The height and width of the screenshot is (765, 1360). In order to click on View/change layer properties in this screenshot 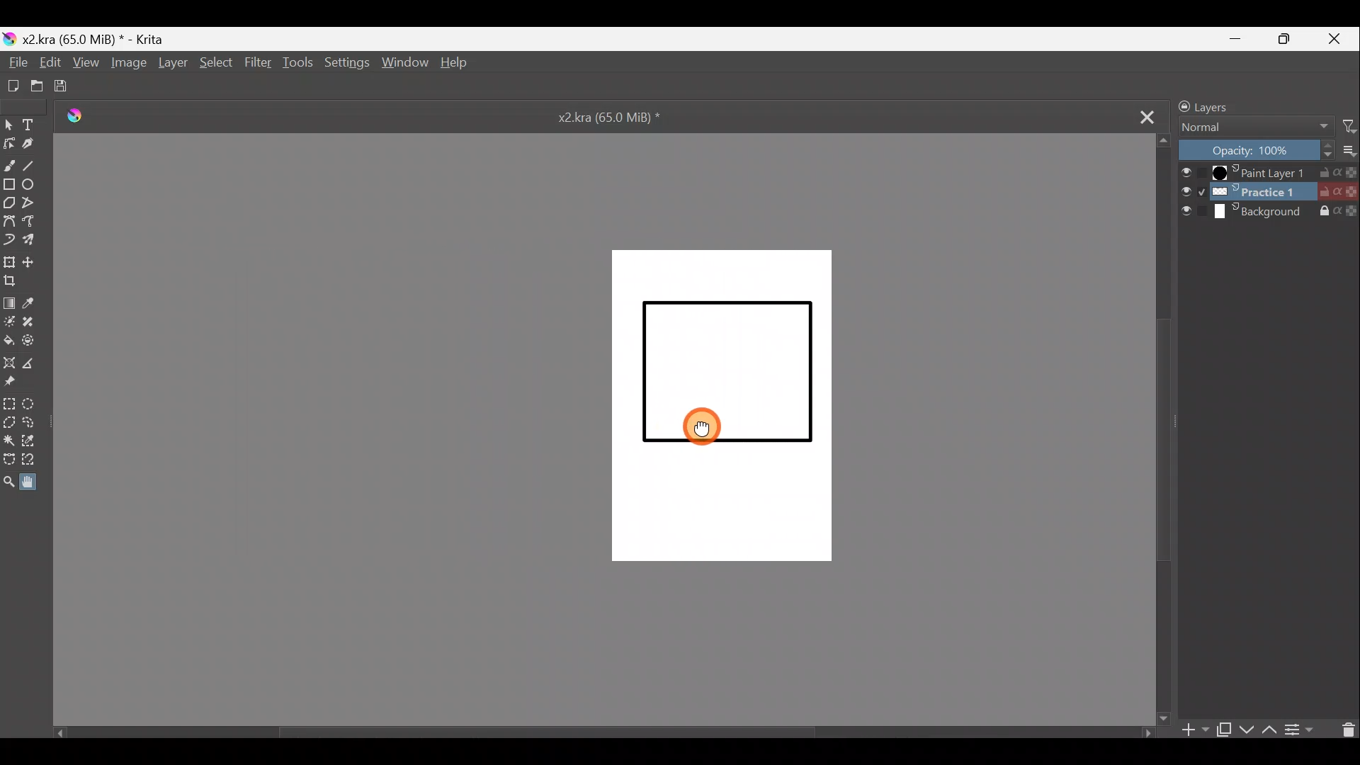, I will do `click(1301, 730)`.